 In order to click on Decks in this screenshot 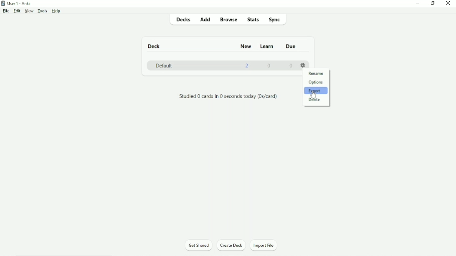, I will do `click(182, 19)`.